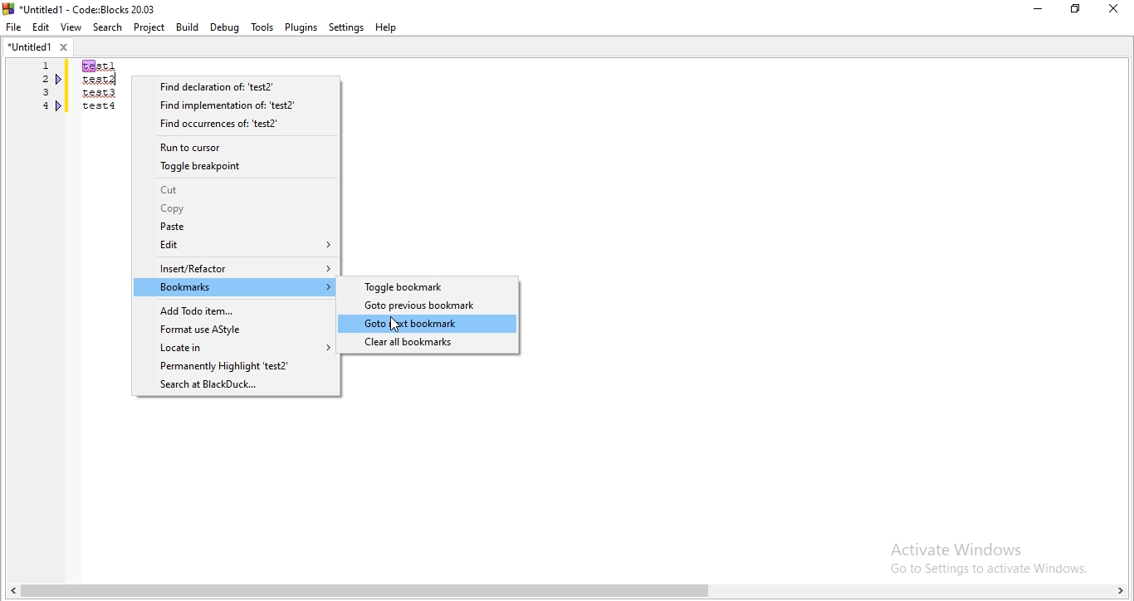 The height and width of the screenshot is (601, 1134). I want to click on Find declaration of: "test2" , so click(237, 86).